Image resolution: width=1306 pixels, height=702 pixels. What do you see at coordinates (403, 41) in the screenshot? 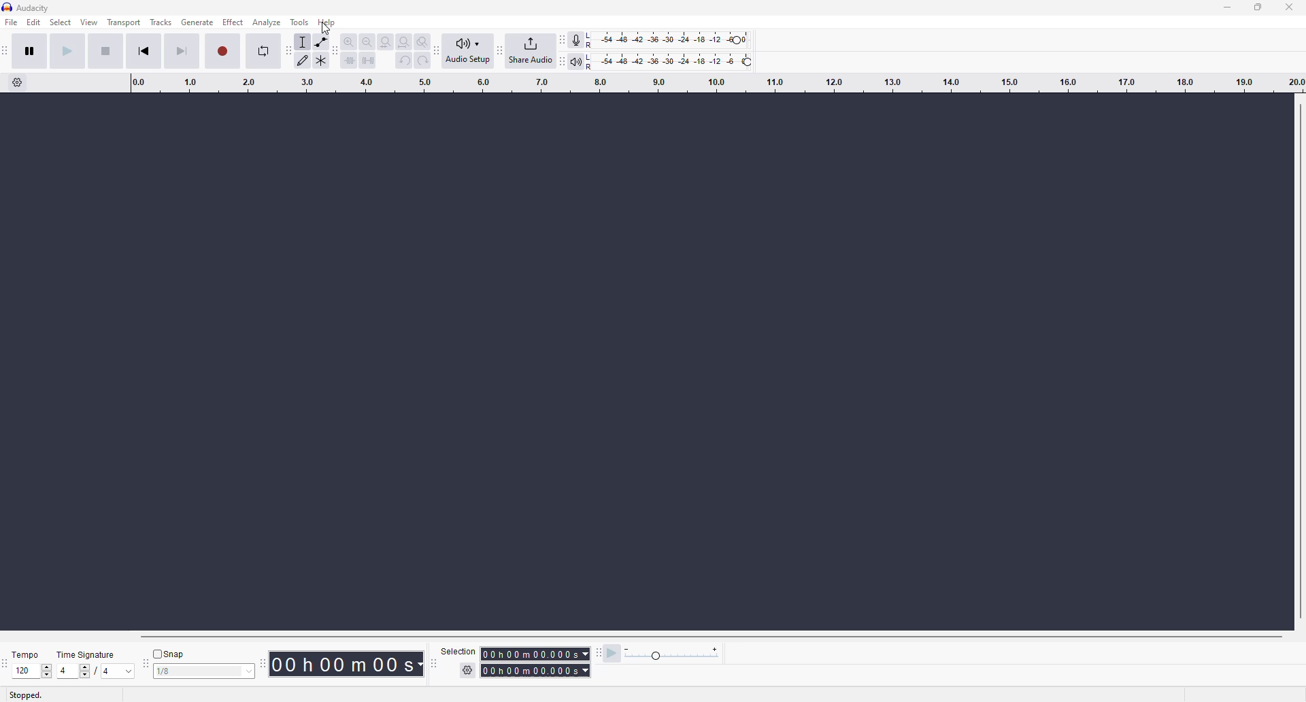
I see `fit project to width` at bounding box center [403, 41].